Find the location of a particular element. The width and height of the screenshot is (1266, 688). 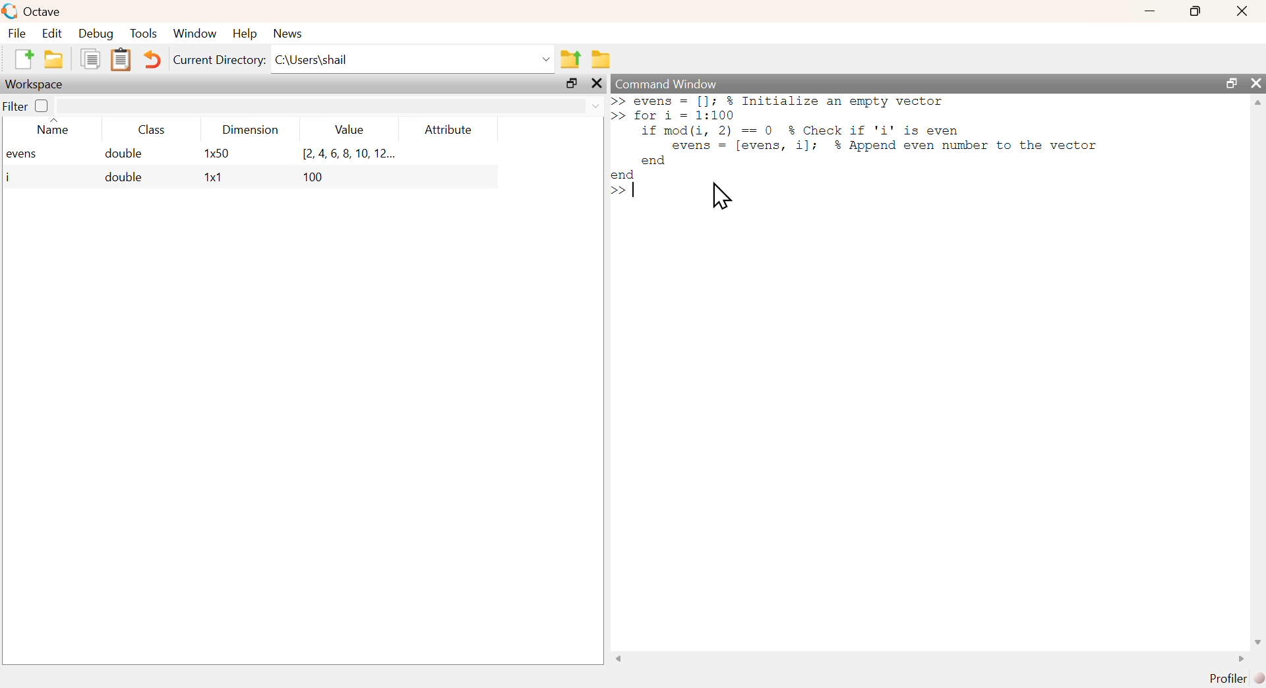

scrollbar is located at coordinates (1259, 374).